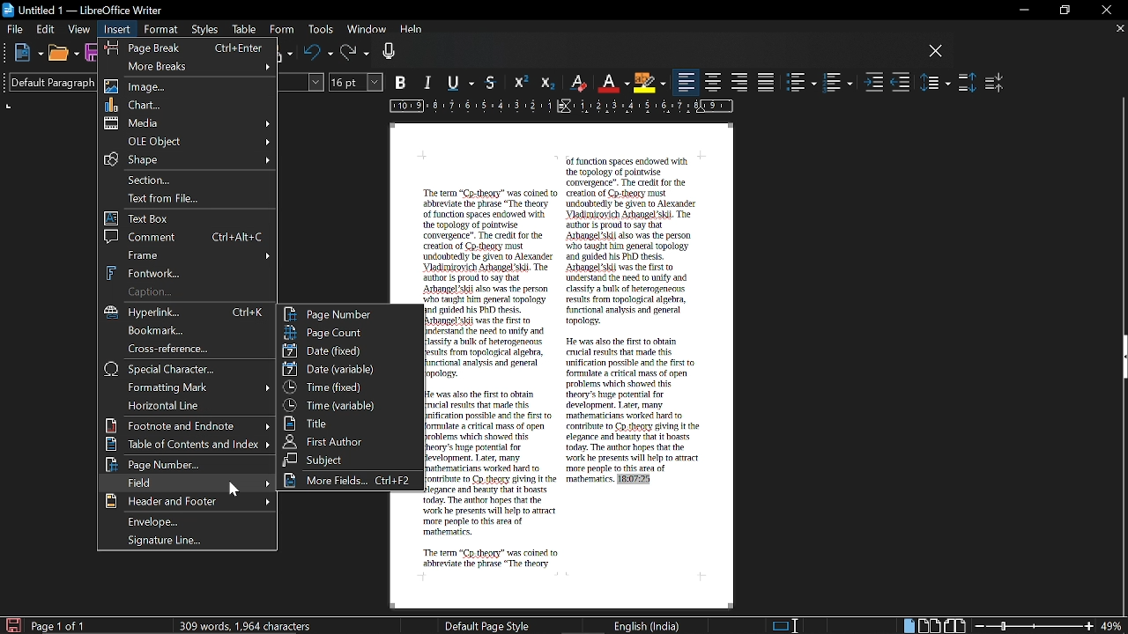 This screenshot has height=634, width=1128. What do you see at coordinates (1119, 28) in the screenshot?
I see `Close current tab` at bounding box center [1119, 28].